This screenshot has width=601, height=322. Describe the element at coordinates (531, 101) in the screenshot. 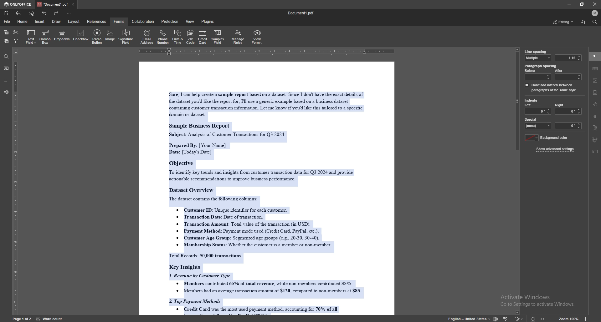

I see `indents` at that location.